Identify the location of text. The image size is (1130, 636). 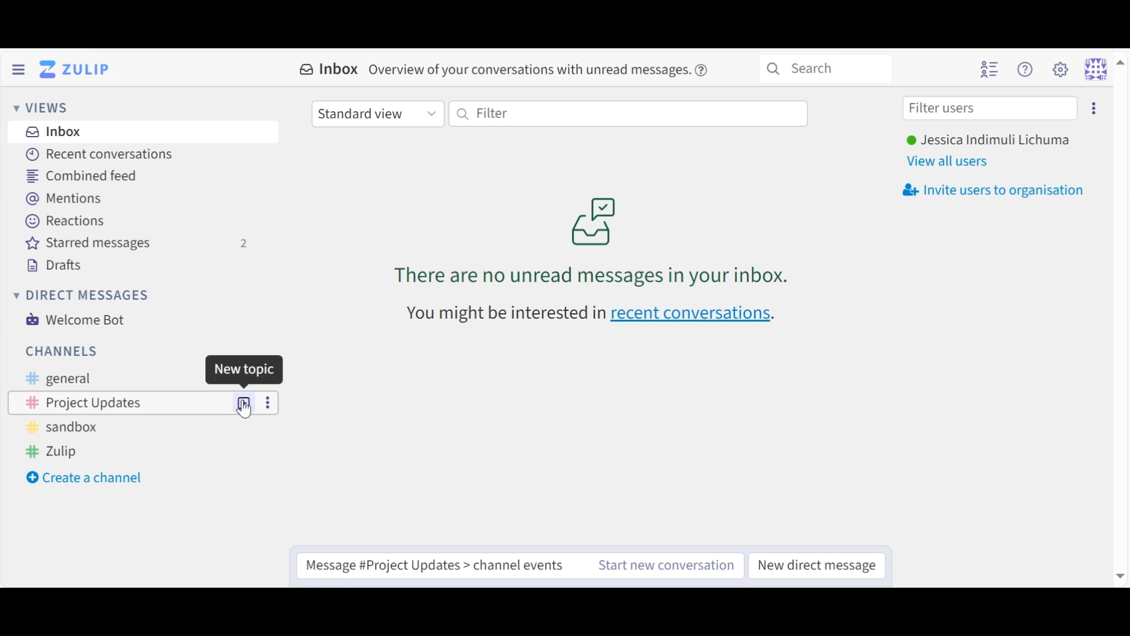
(504, 314).